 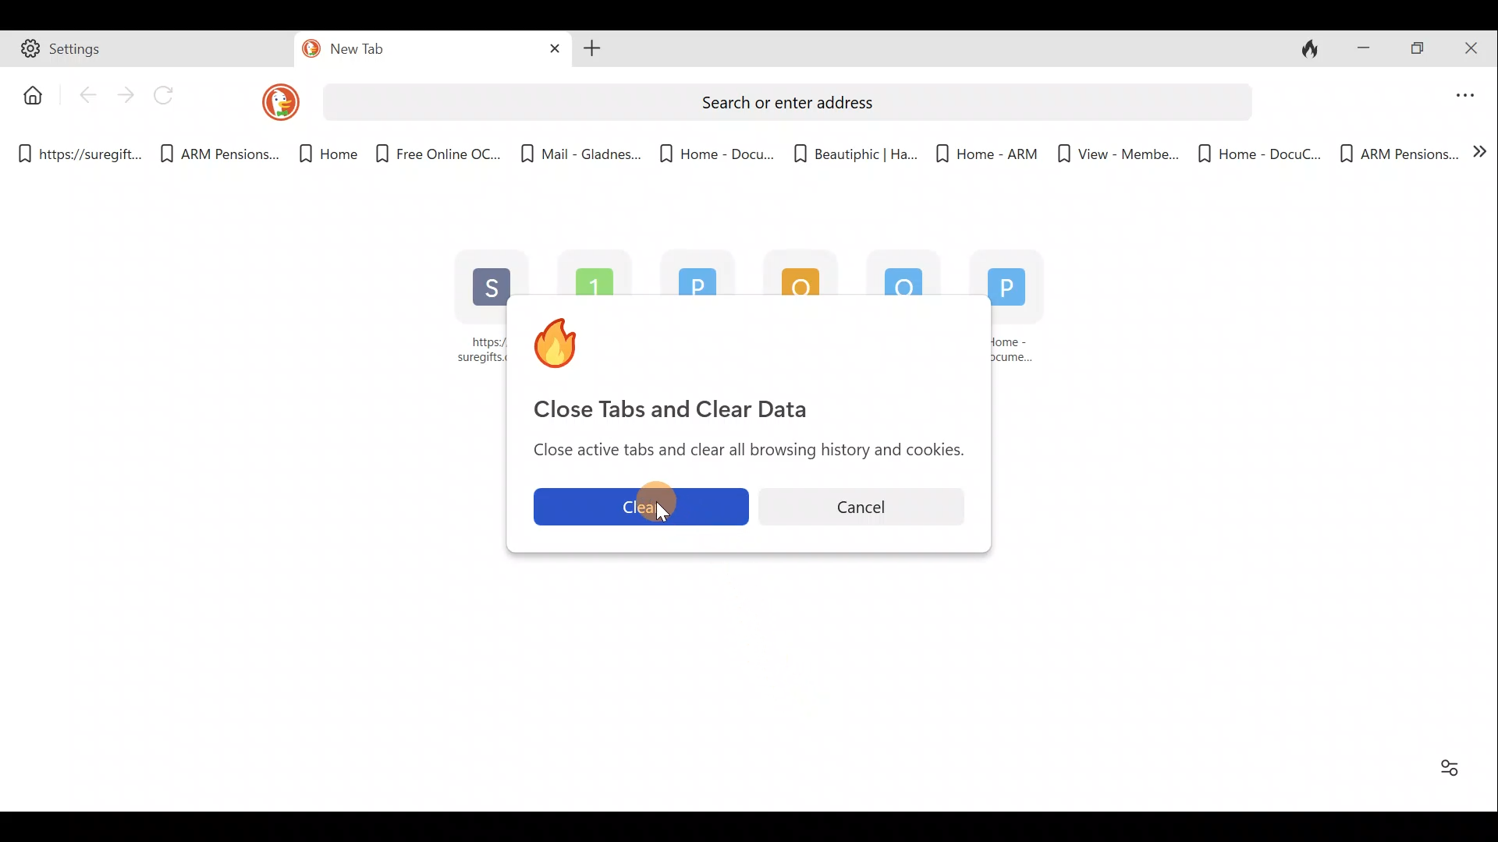 I want to click on Mail -
Gladnes..., so click(x=894, y=271).